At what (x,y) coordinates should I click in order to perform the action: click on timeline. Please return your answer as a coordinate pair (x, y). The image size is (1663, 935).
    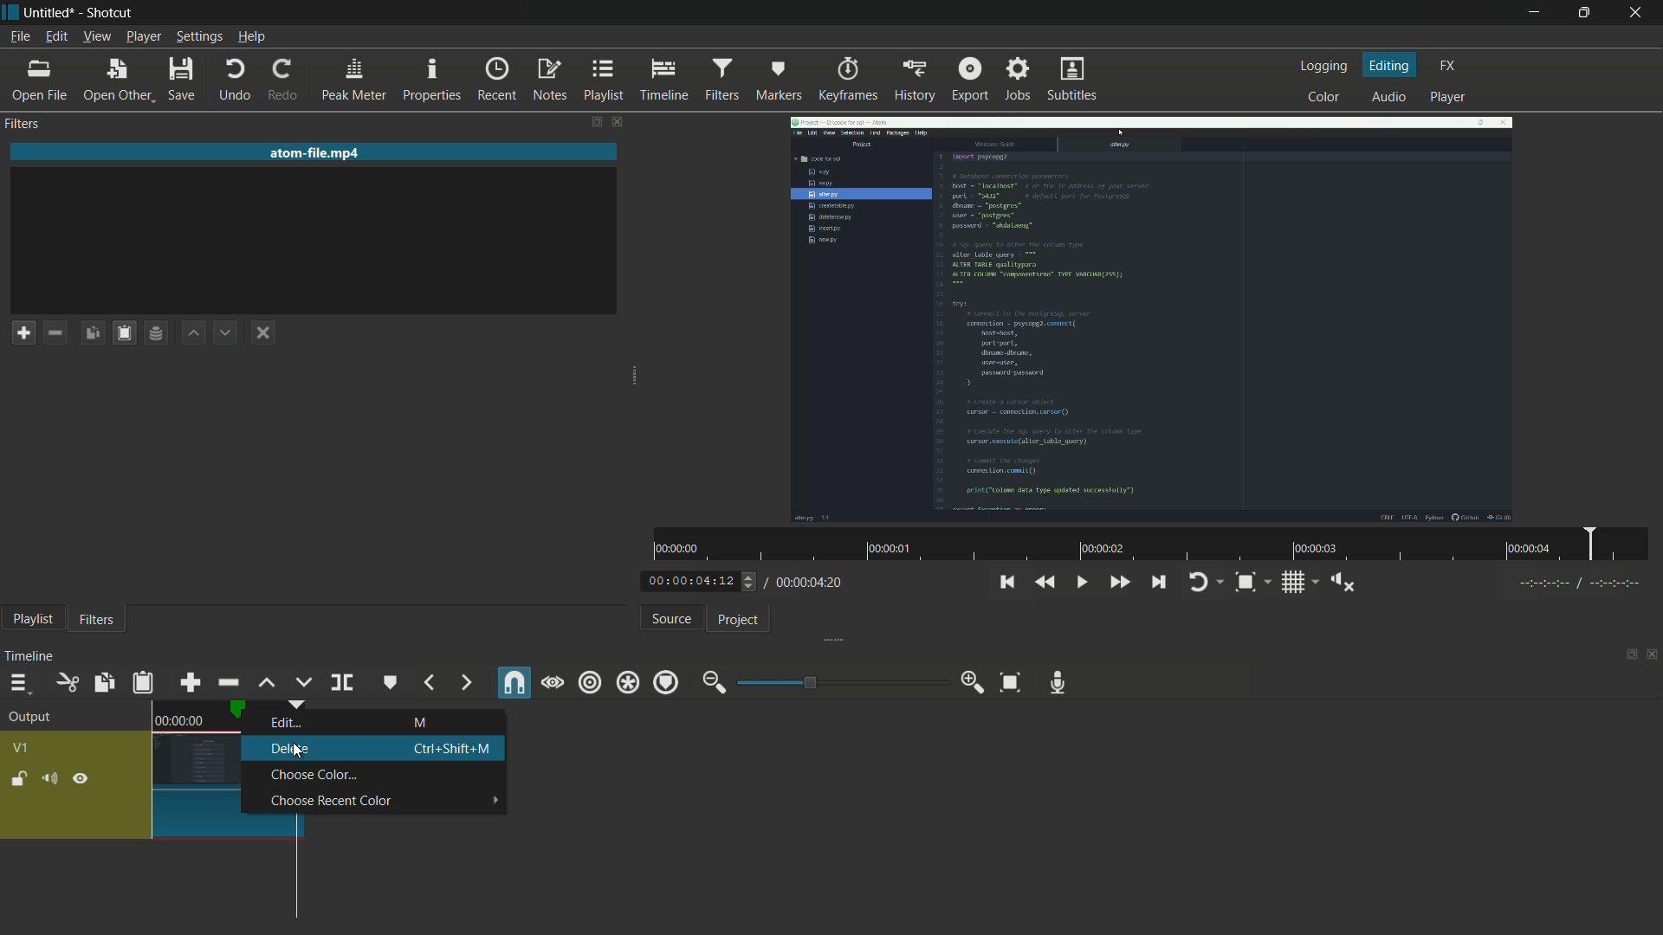
    Looking at the image, I should click on (663, 81).